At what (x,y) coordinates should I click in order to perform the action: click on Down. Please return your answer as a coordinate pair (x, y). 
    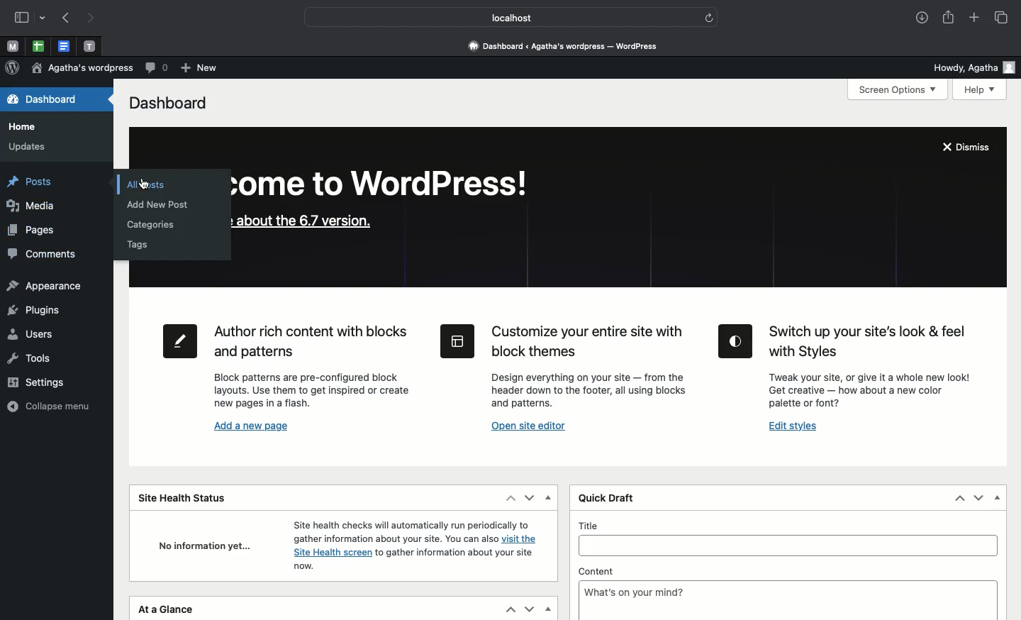
    Looking at the image, I should click on (529, 608).